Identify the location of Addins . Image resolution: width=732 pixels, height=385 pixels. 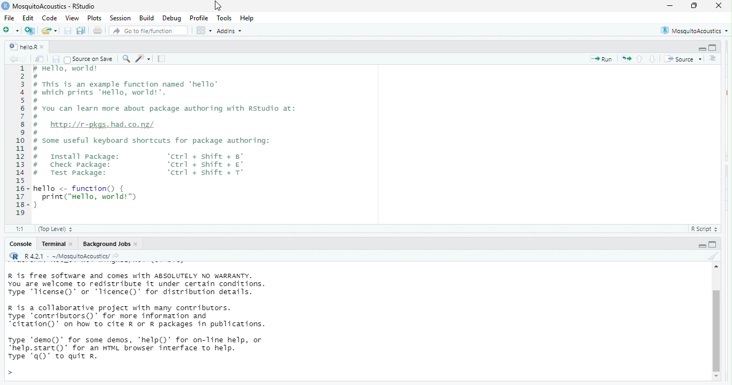
(233, 32).